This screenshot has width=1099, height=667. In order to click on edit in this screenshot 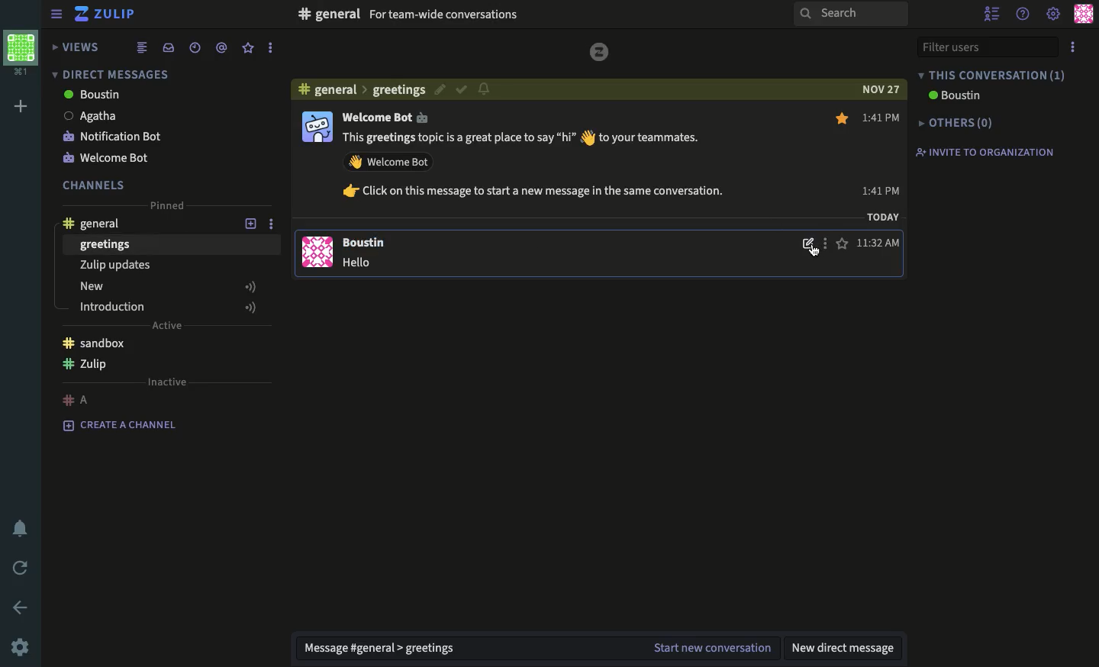, I will do `click(806, 246)`.